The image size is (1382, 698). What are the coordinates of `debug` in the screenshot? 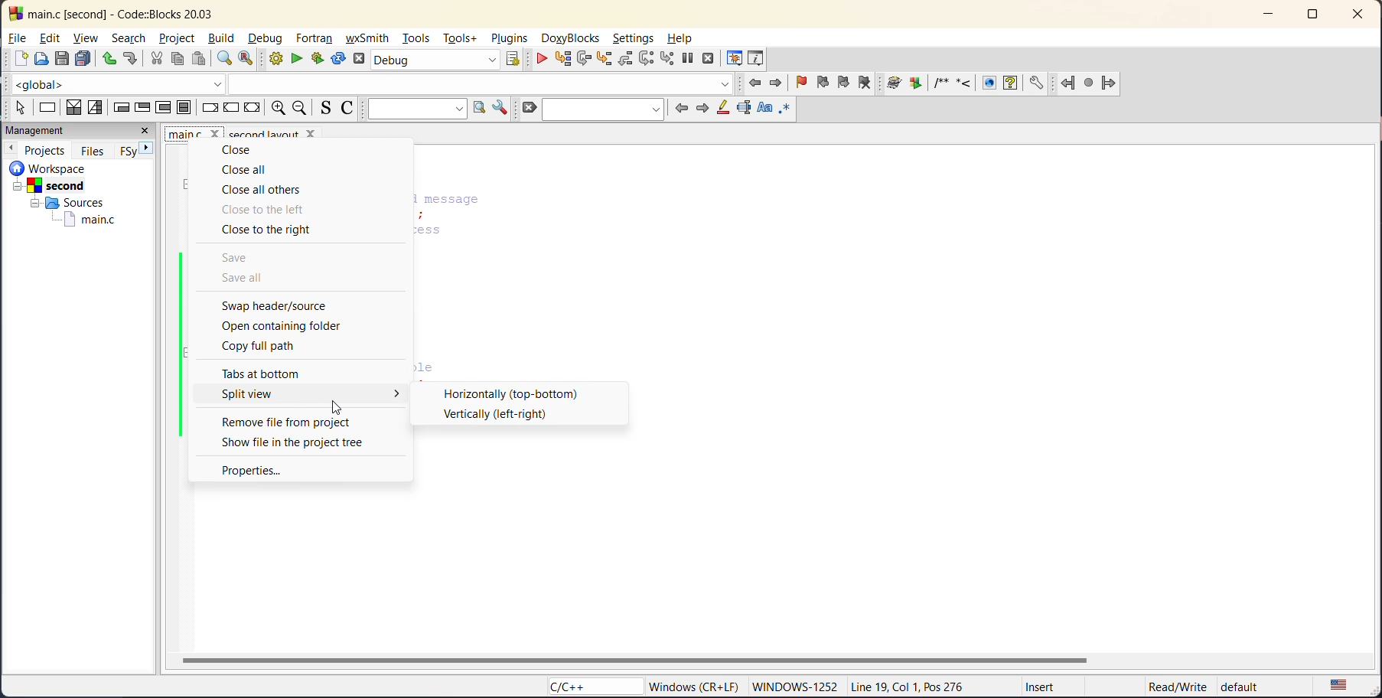 It's located at (544, 60).